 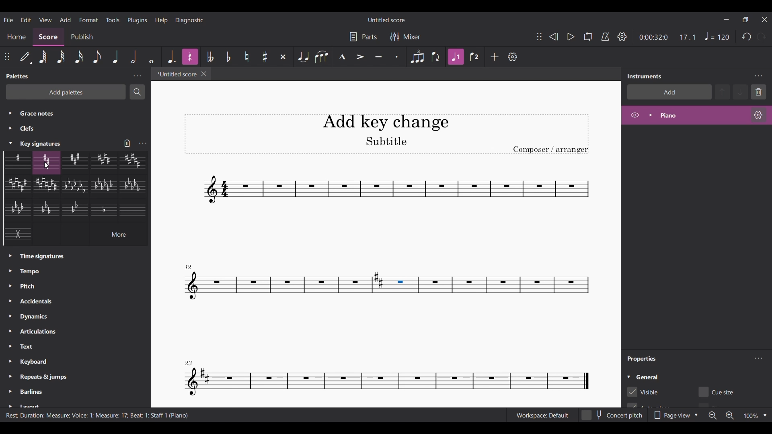 I want to click on Delete selection, so click(x=758, y=92).